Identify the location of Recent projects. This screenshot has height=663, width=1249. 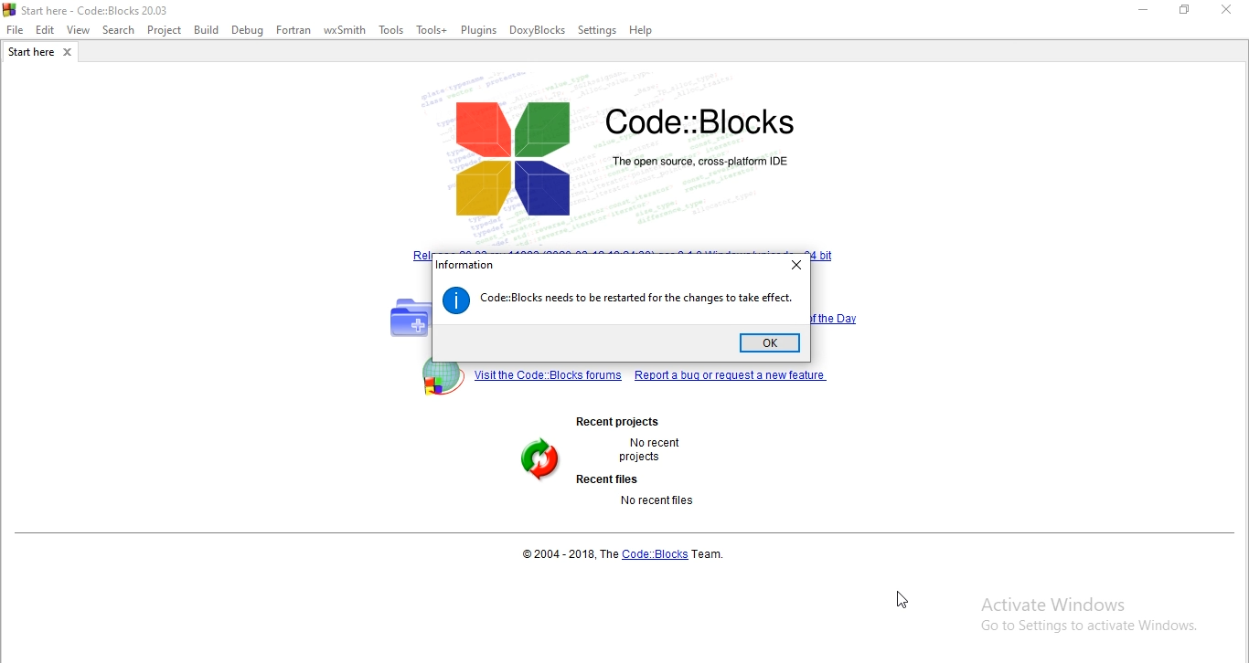
(626, 422).